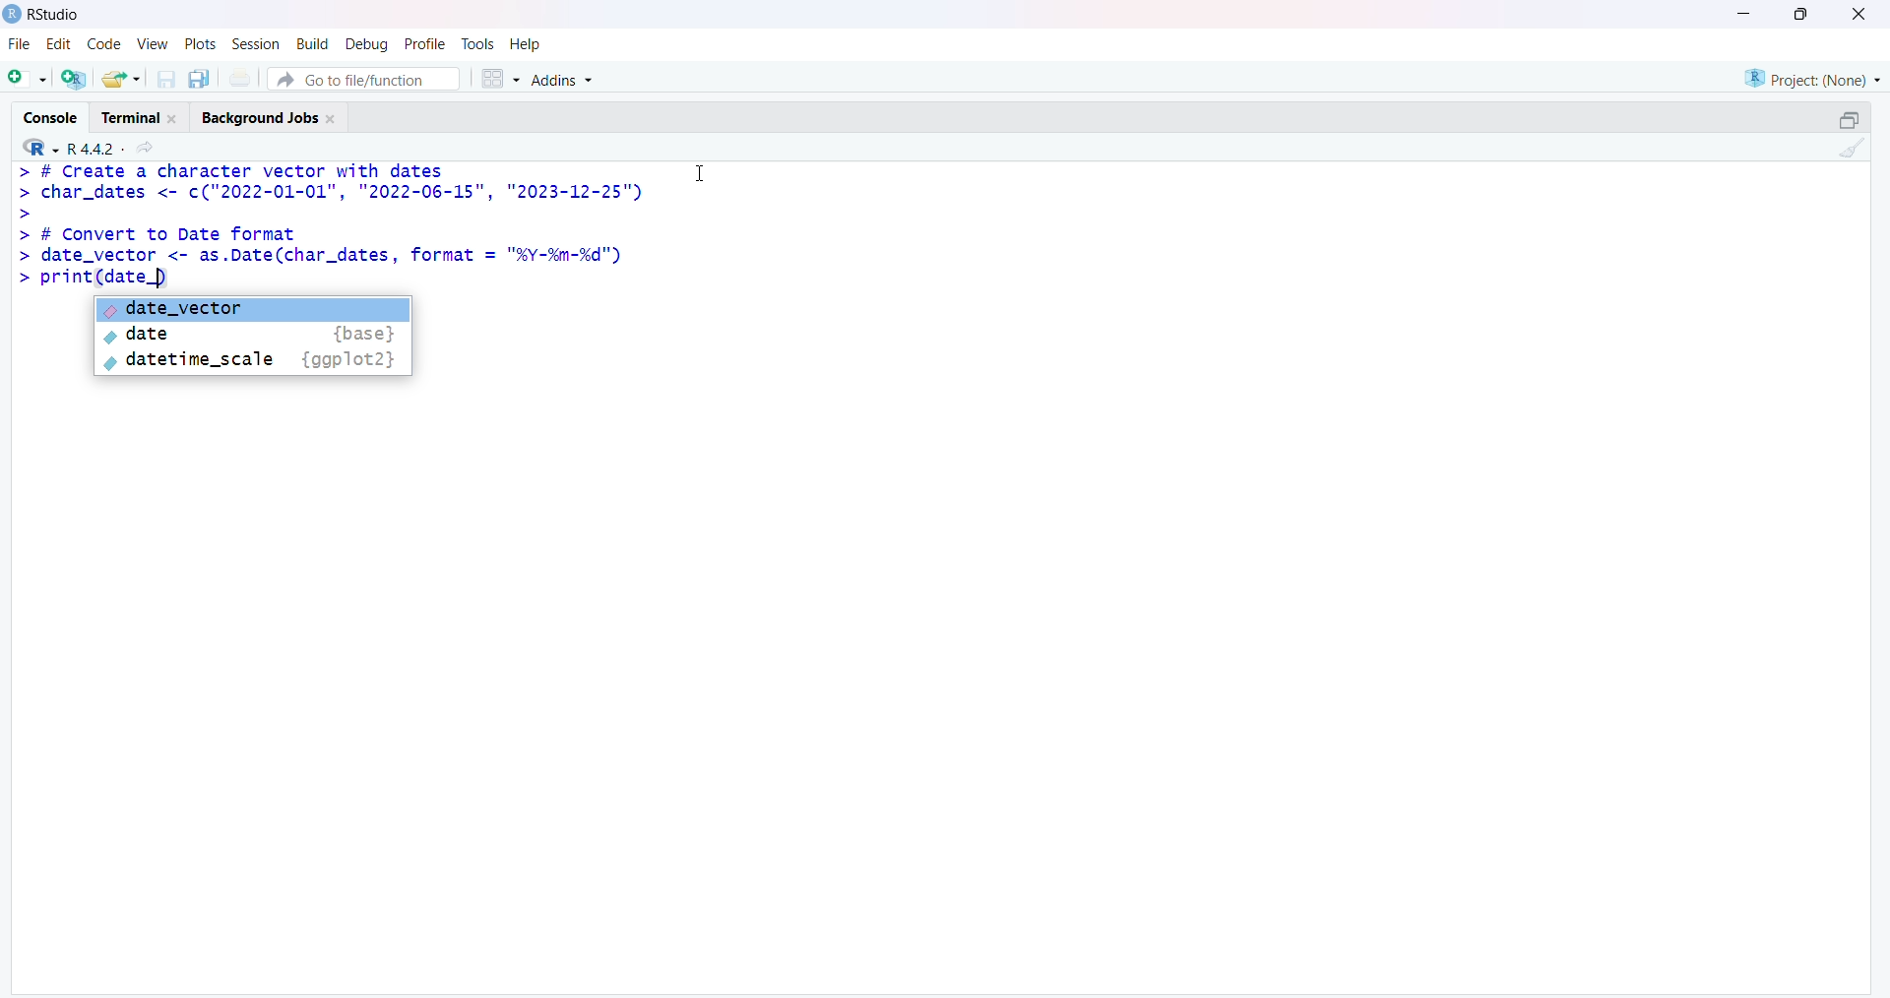 Image resolution: width=1890 pixels, height=998 pixels. I want to click on Save current document (Ctrl + S), so click(170, 75).